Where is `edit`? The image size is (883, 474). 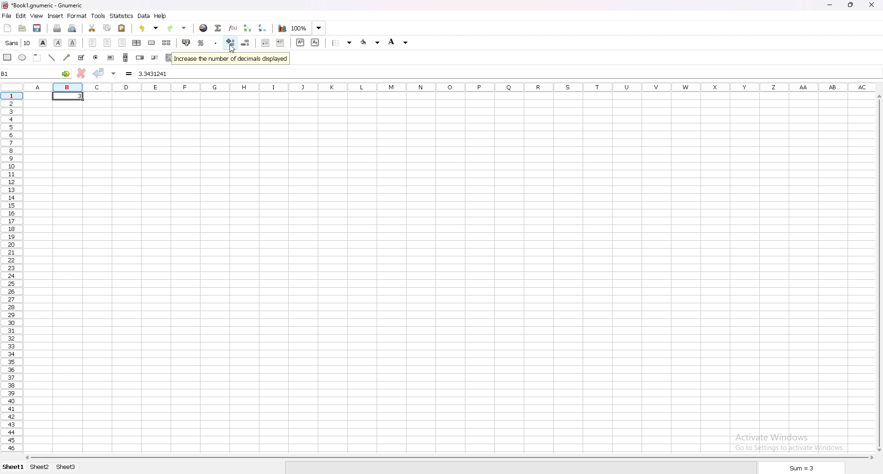 edit is located at coordinates (20, 16).